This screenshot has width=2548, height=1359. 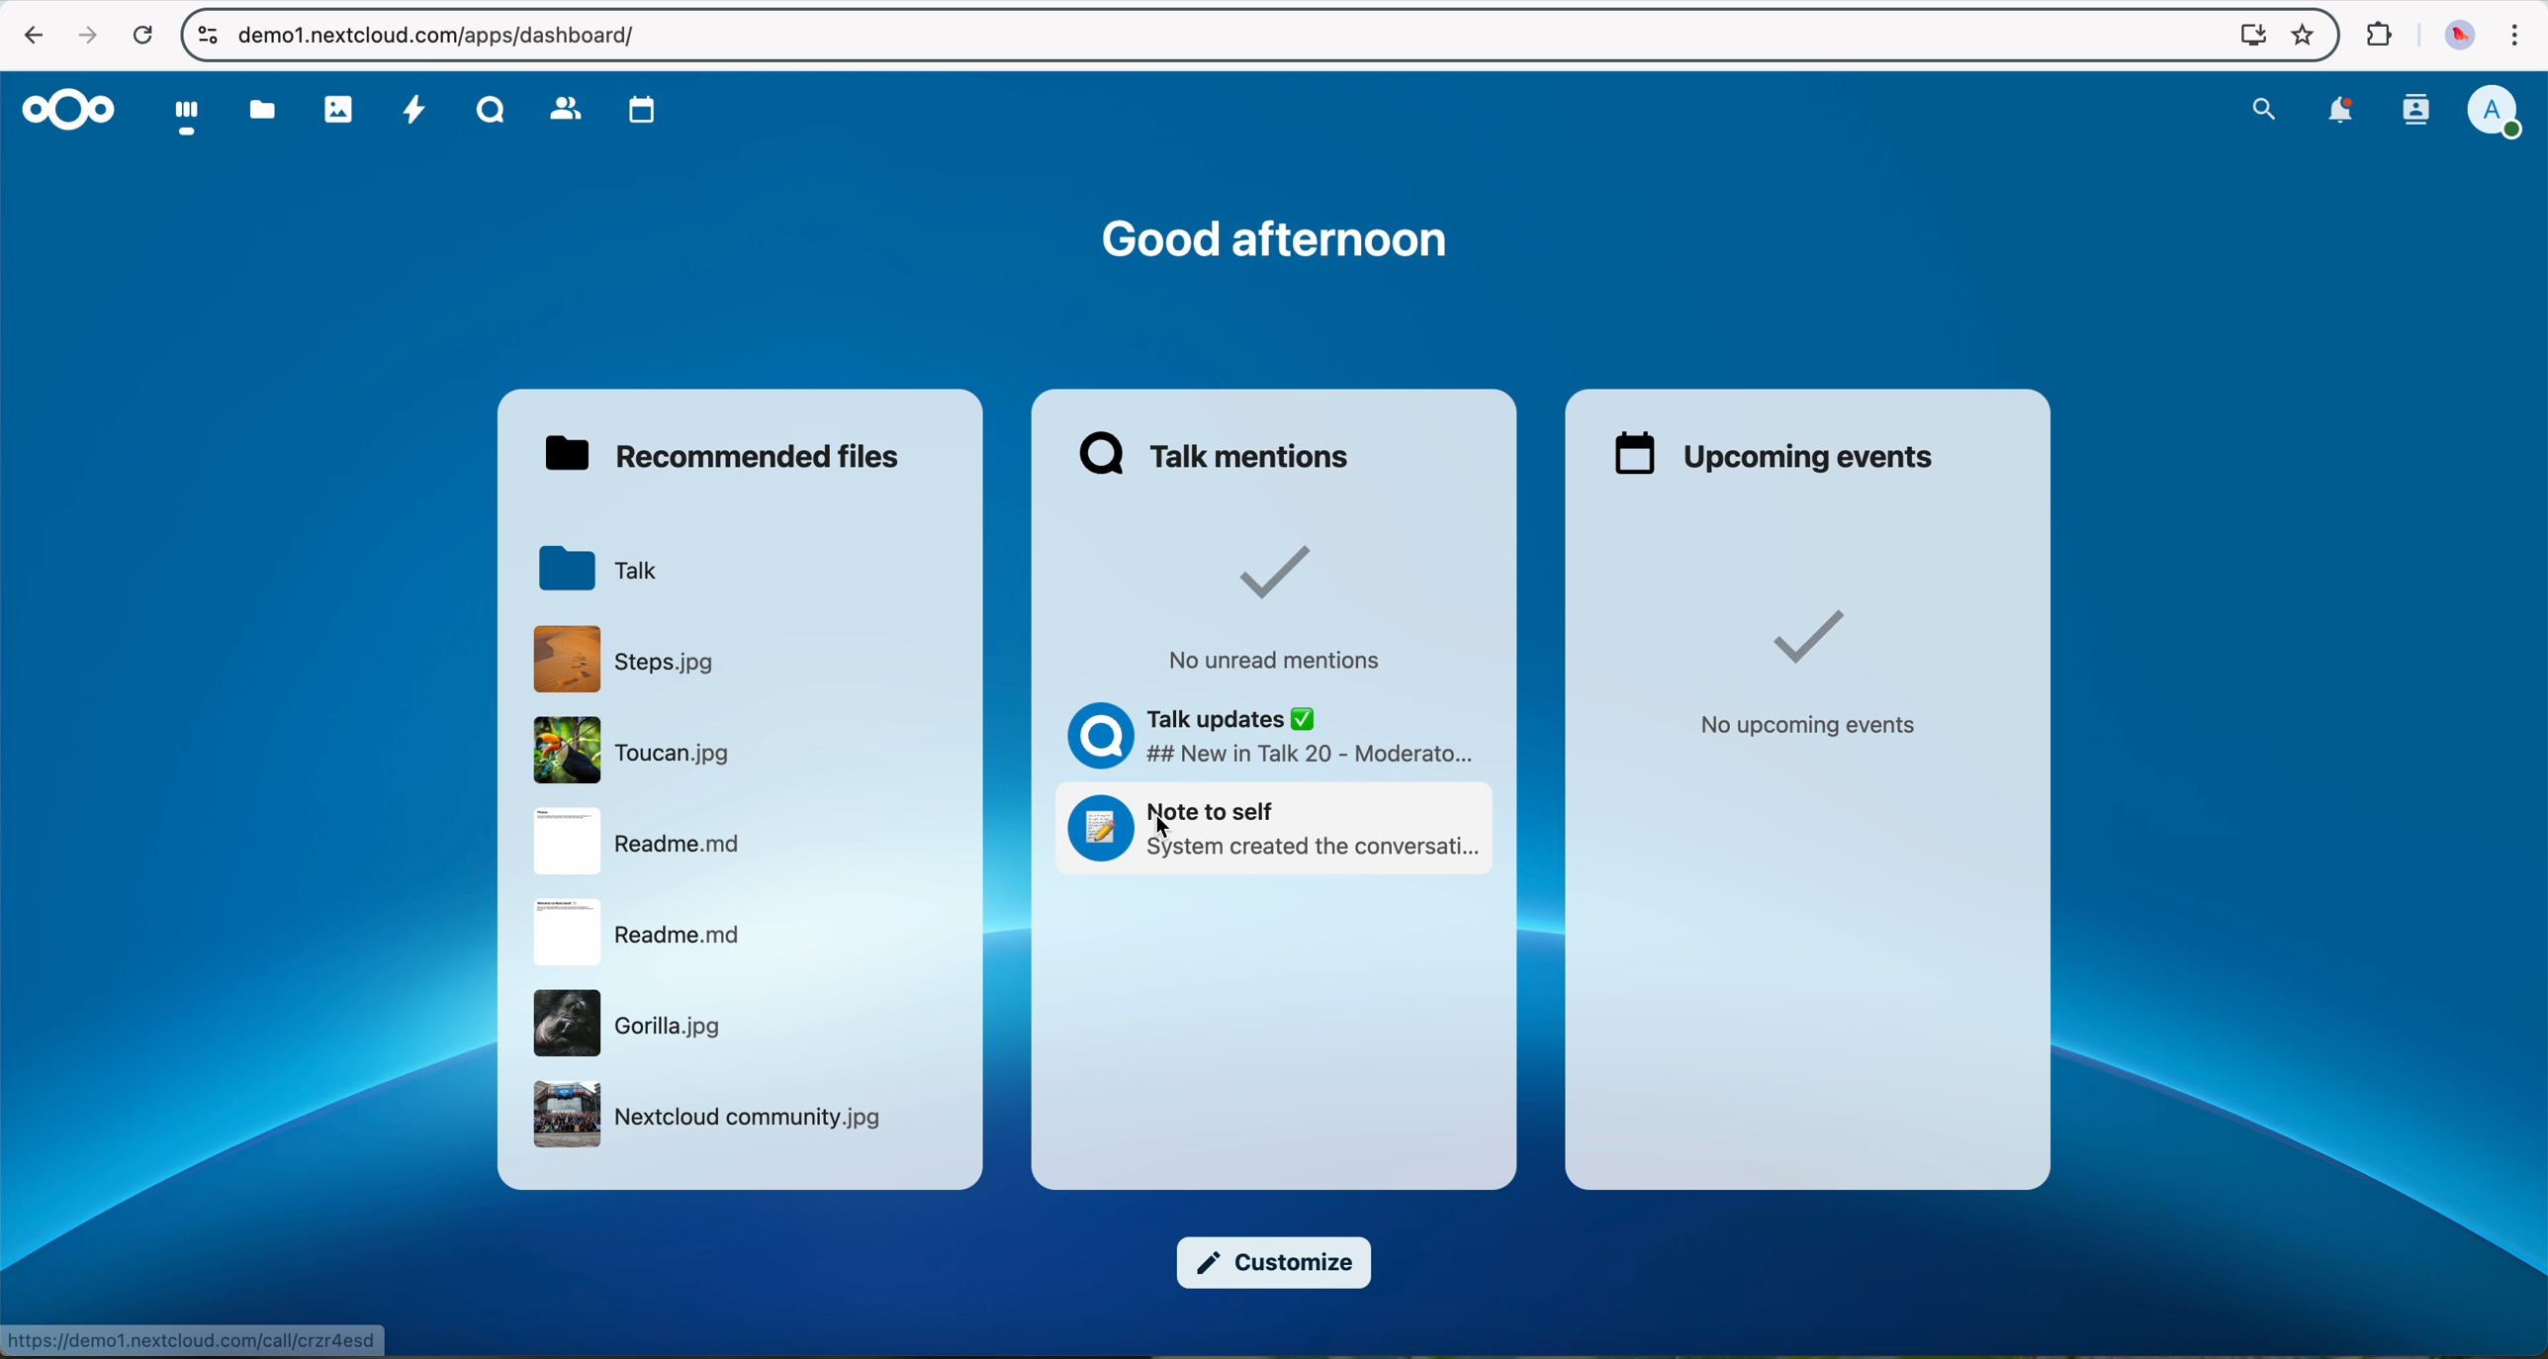 I want to click on no unread mentions, so click(x=1280, y=607).